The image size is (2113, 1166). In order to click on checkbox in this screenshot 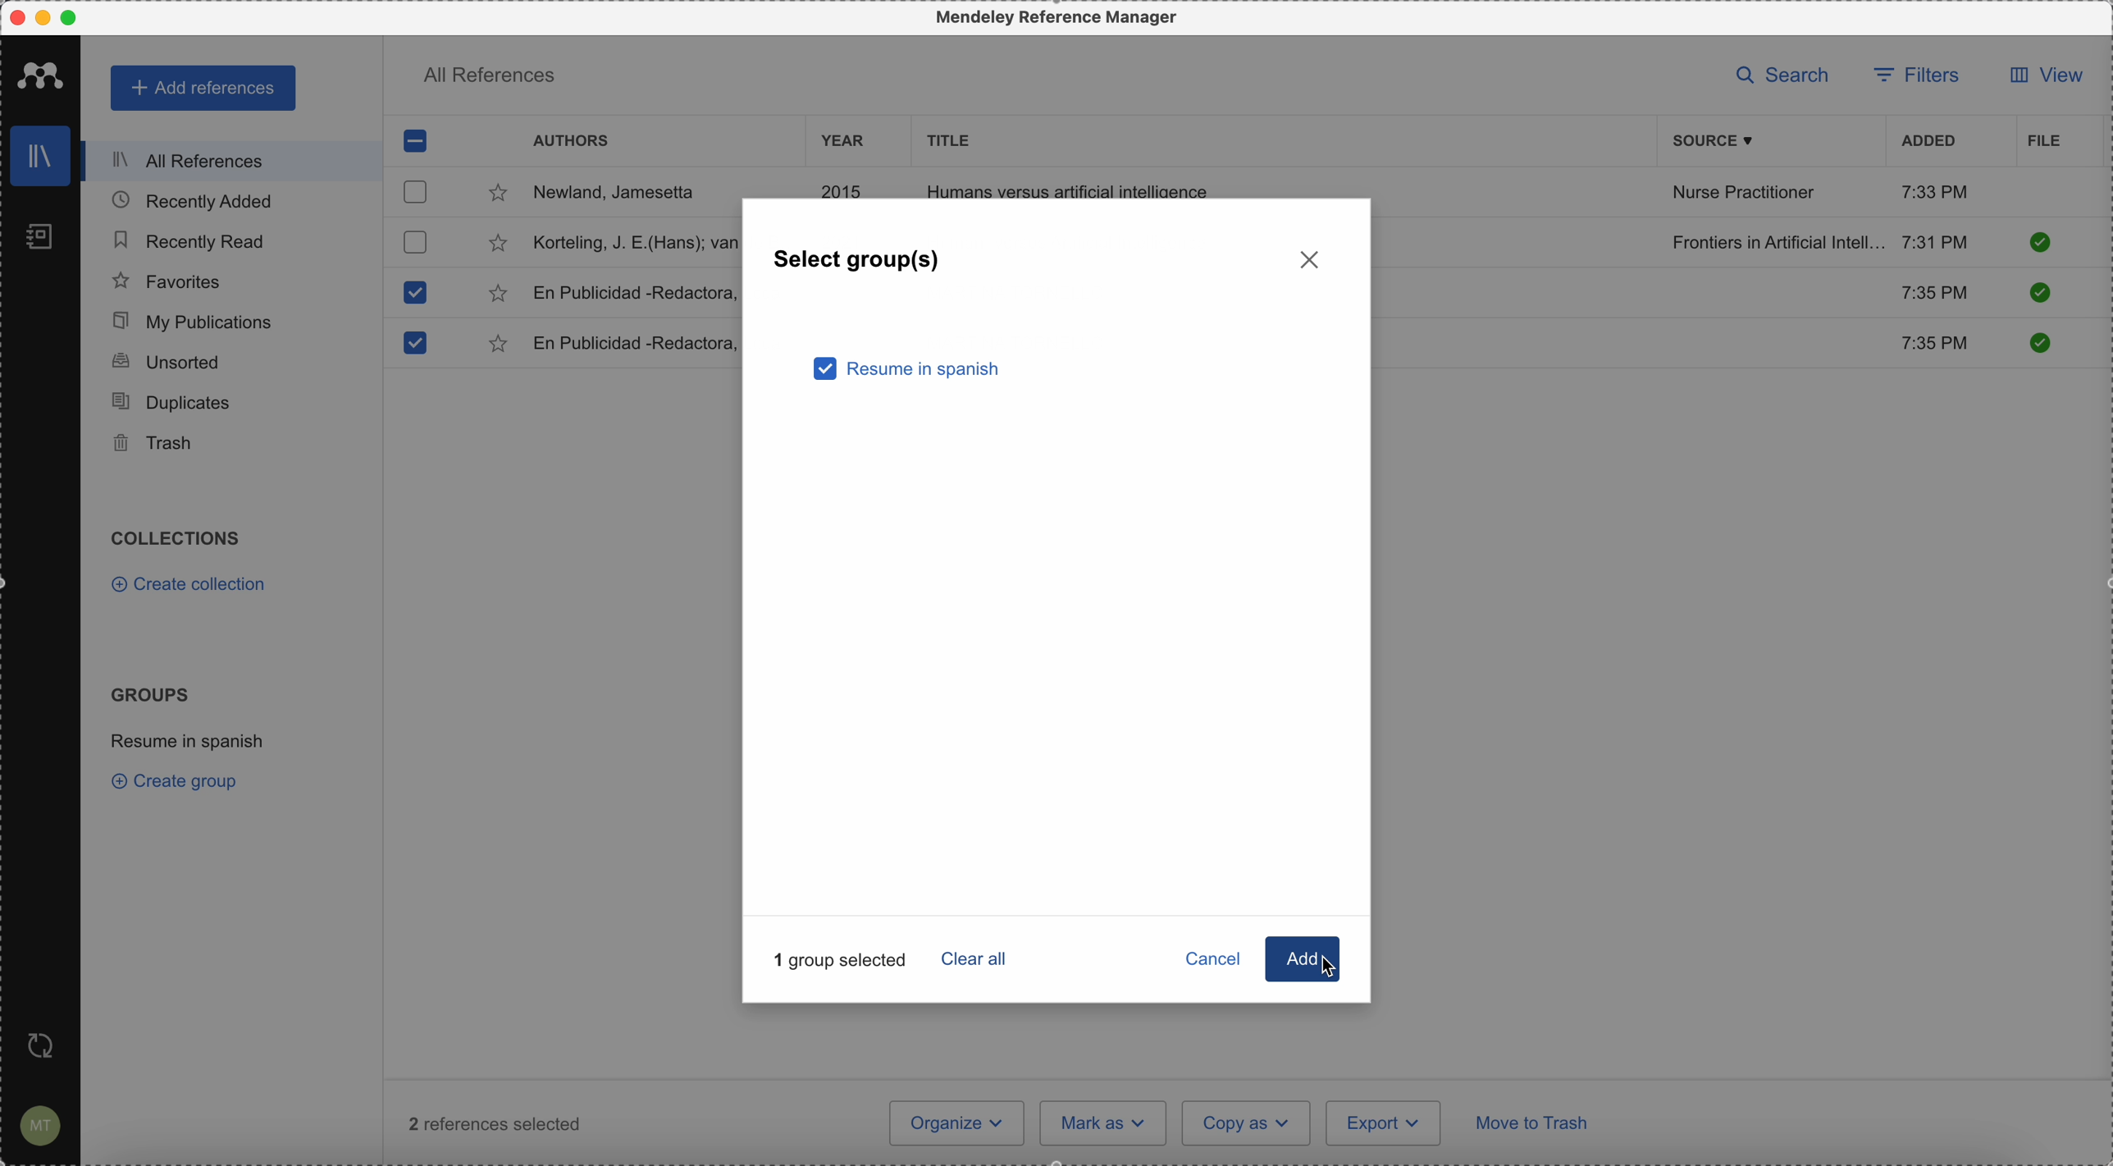, I will do `click(413, 241)`.